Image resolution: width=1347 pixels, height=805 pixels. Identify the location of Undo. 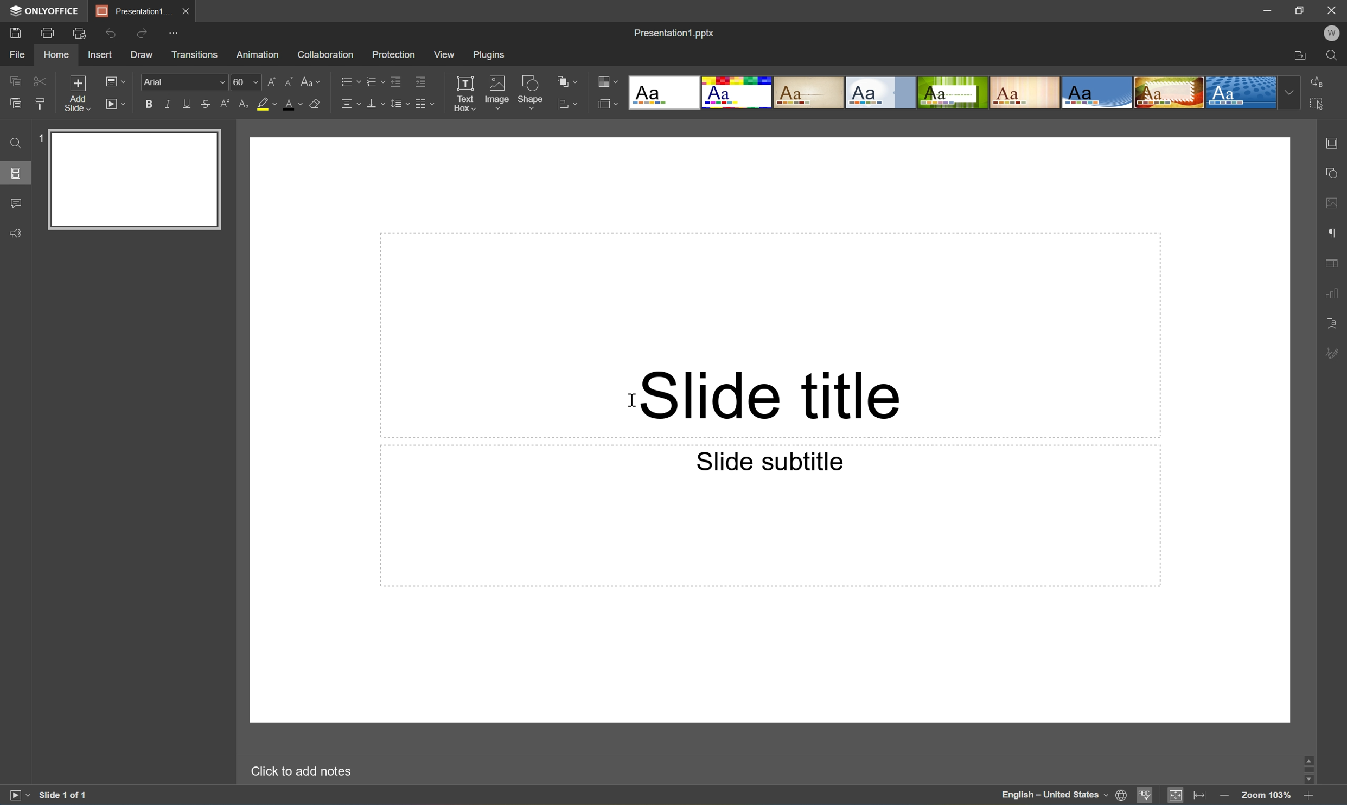
(107, 35).